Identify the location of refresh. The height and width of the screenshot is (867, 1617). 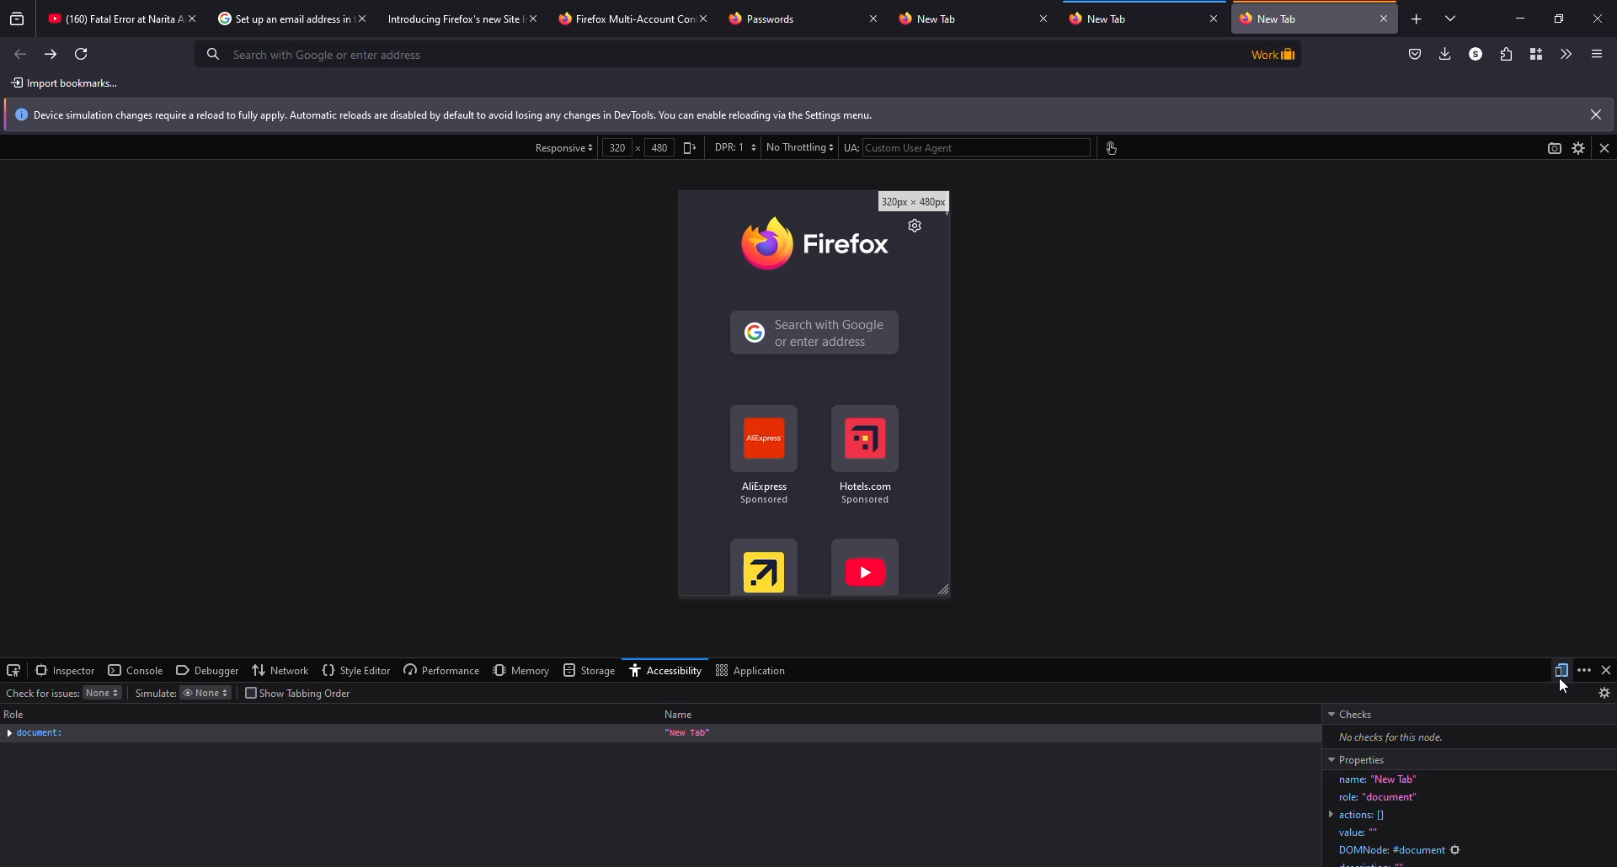
(82, 54).